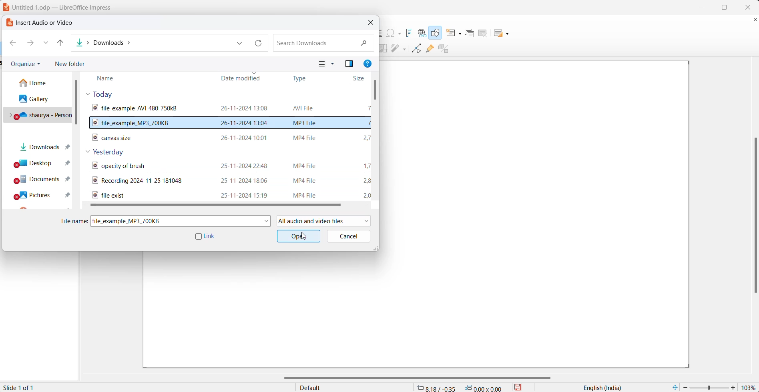 The width and height of the screenshot is (759, 392). What do you see at coordinates (522, 387) in the screenshot?
I see `save` at bounding box center [522, 387].